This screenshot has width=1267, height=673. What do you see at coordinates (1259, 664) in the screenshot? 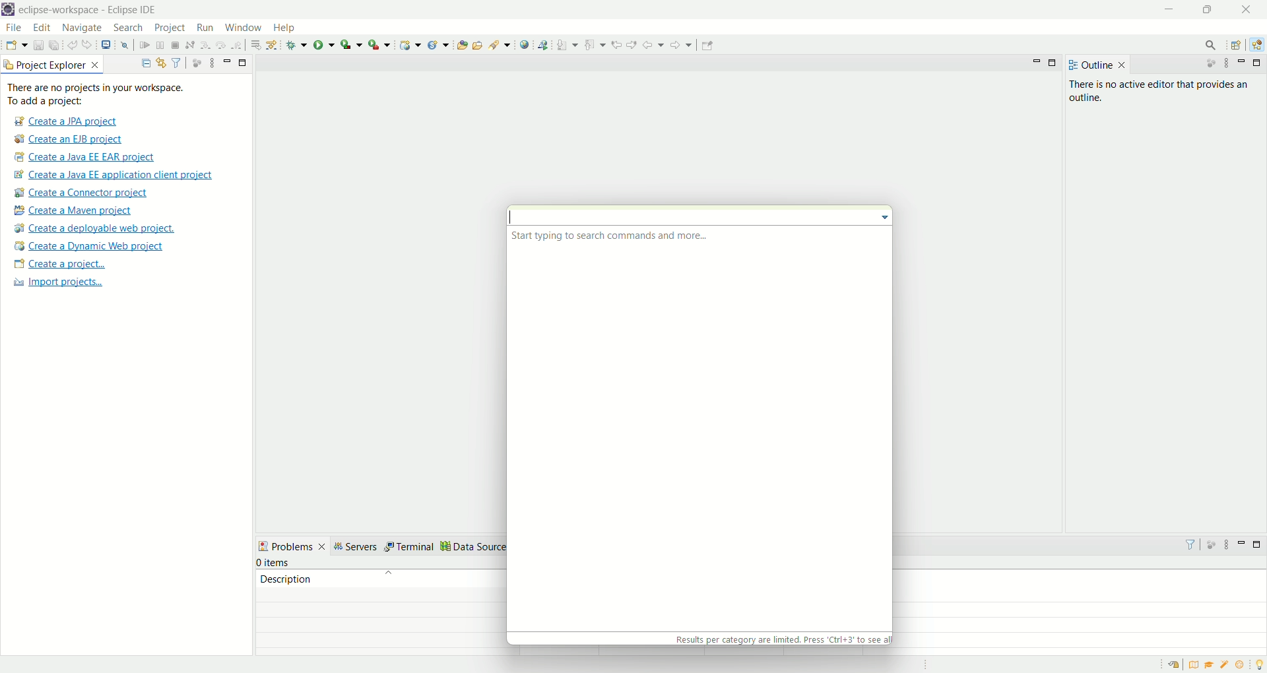
I see `tip of the day` at bounding box center [1259, 664].